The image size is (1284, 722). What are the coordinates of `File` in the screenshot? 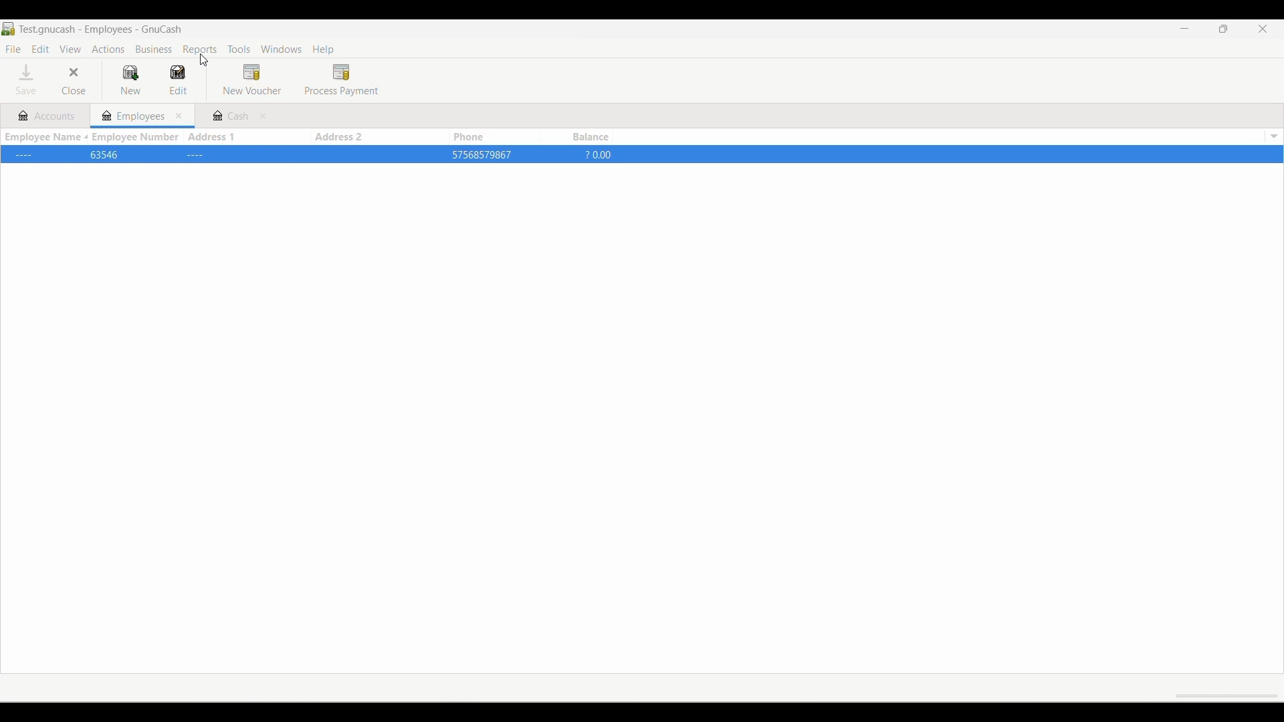 It's located at (13, 49).